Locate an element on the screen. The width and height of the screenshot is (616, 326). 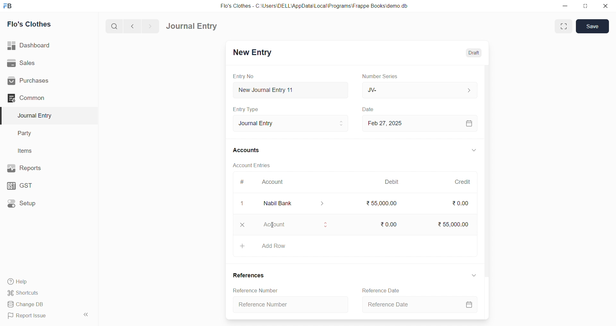
search is located at coordinates (113, 27).